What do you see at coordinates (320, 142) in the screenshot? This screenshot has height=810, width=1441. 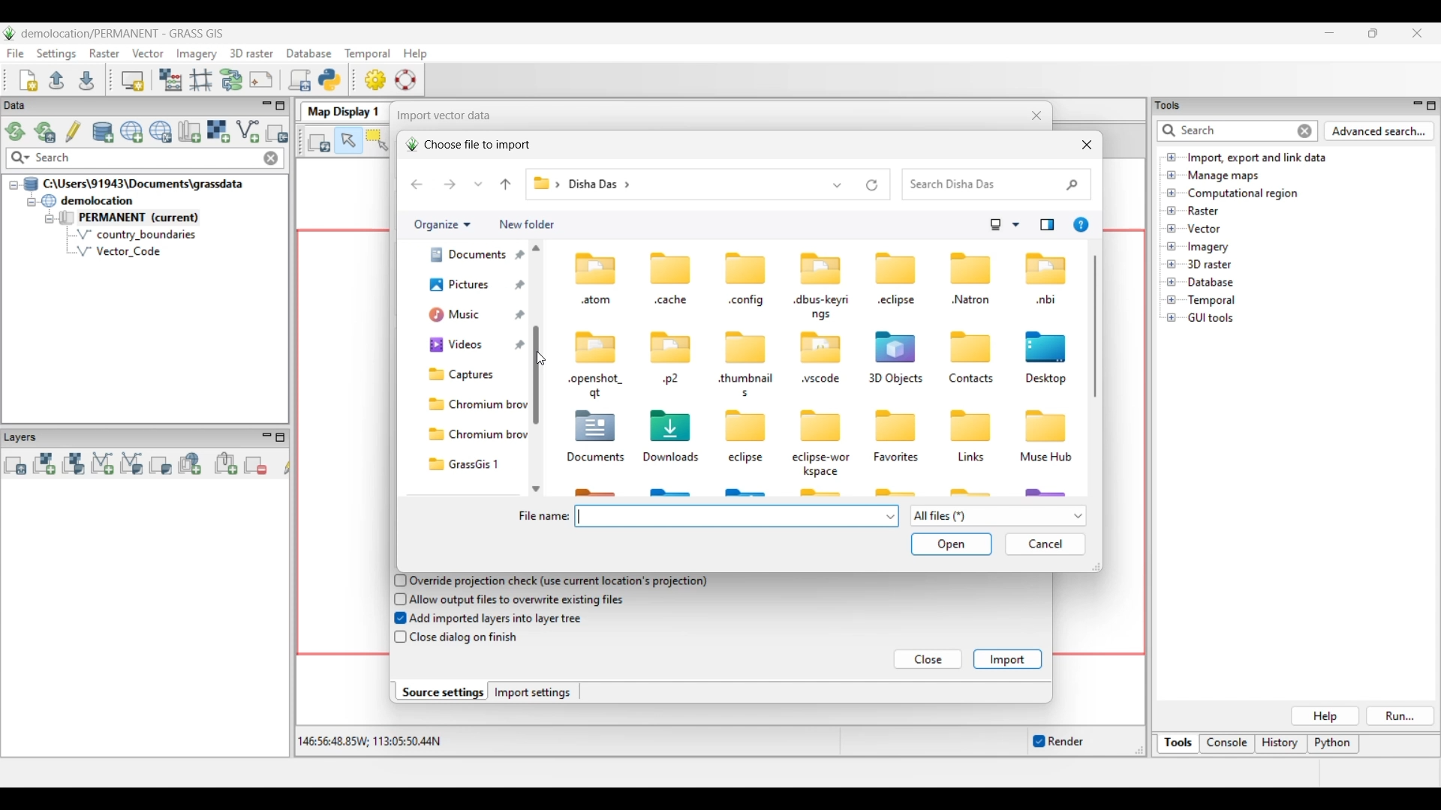 I see `Render map` at bounding box center [320, 142].